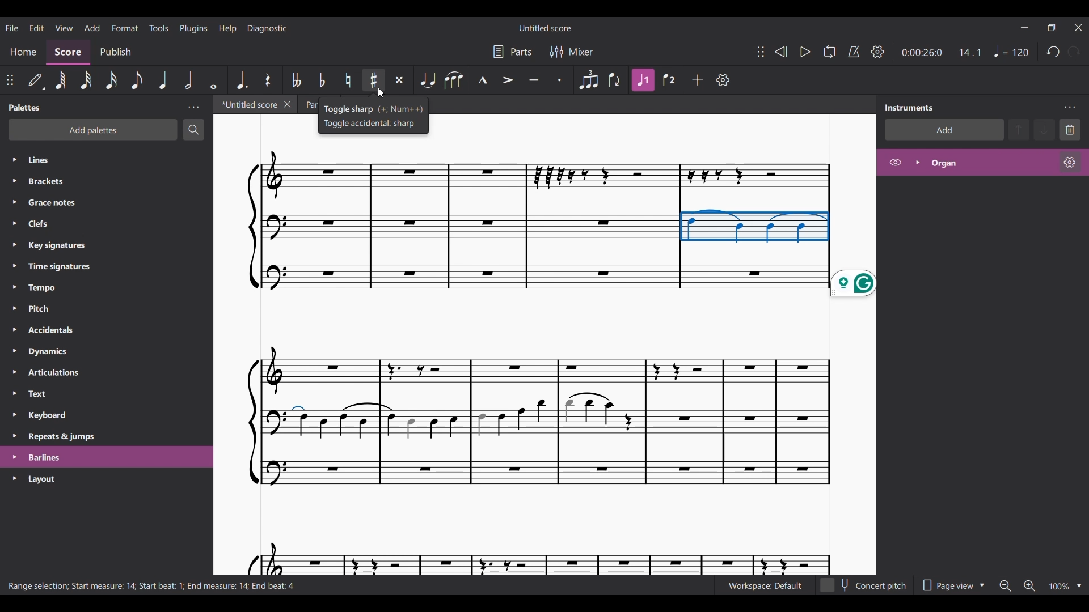  What do you see at coordinates (116, 53) in the screenshot?
I see `Publish section` at bounding box center [116, 53].